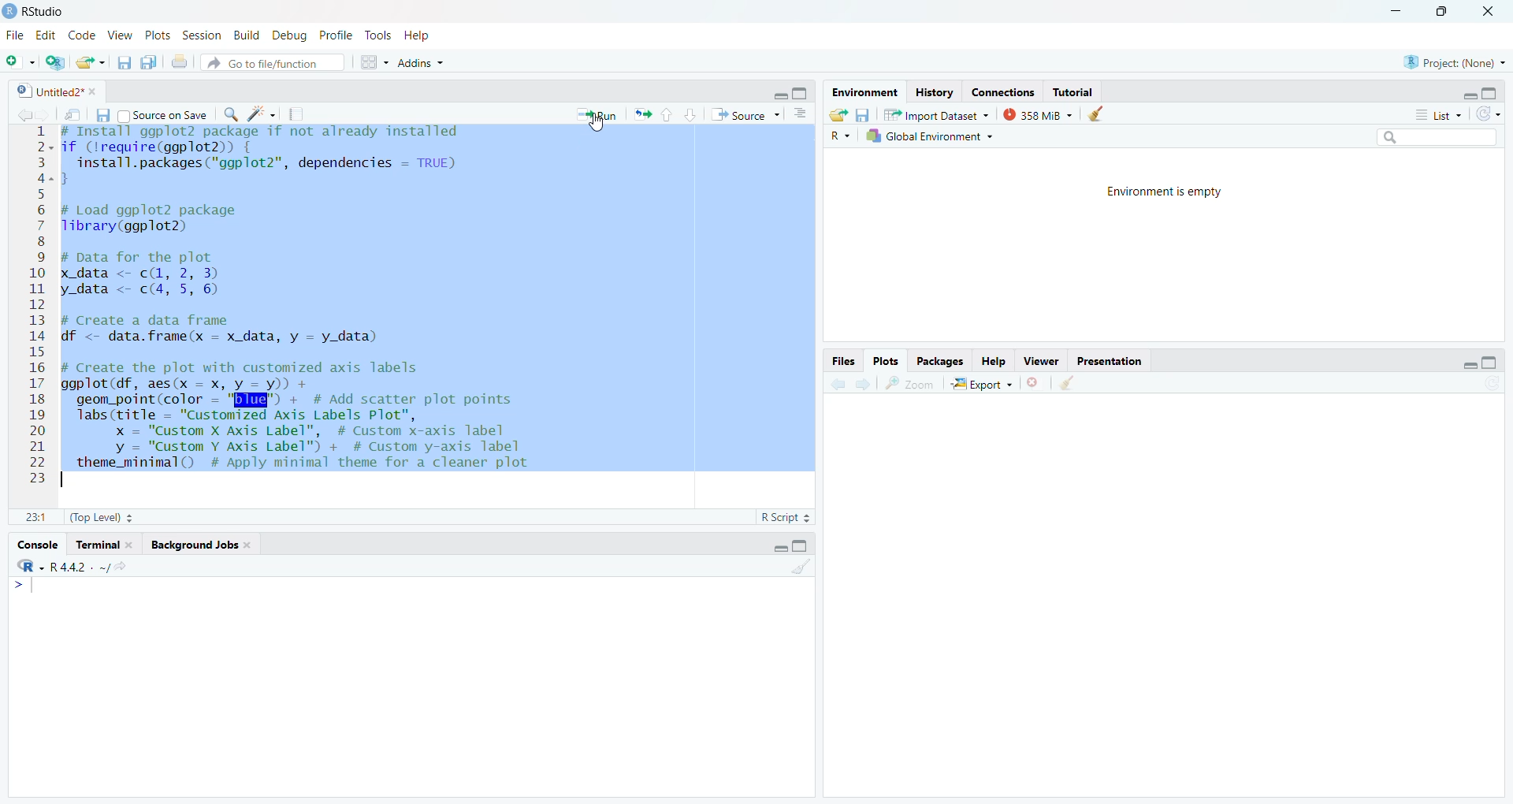  Describe the element at coordinates (425, 64) in the screenshot. I see `Addins ~` at that location.